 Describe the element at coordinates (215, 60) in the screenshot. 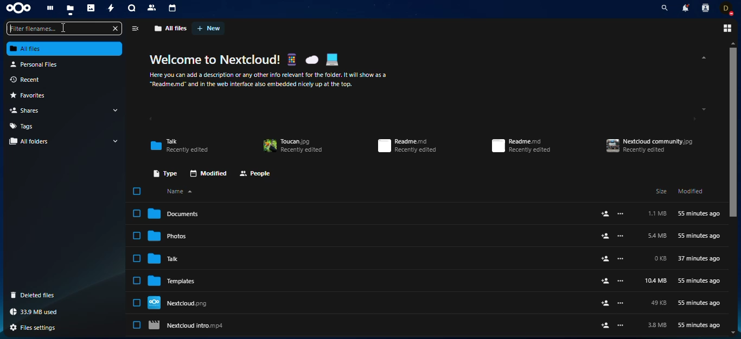

I see `Welcome to Nextcloud!` at that location.